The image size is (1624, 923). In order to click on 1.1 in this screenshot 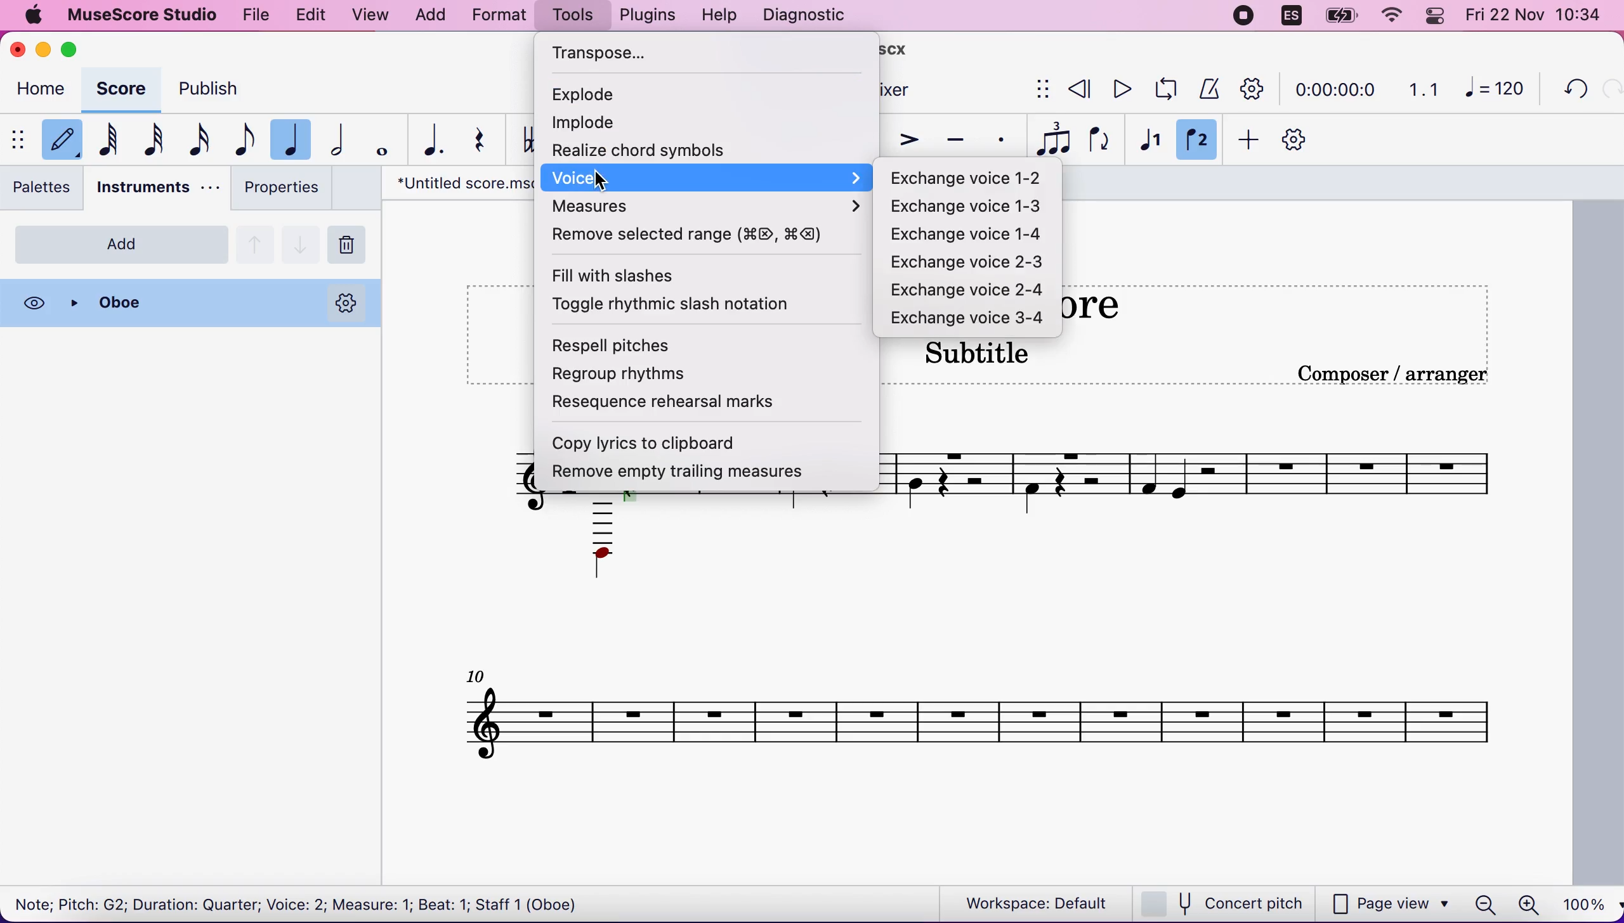, I will do `click(1419, 87)`.